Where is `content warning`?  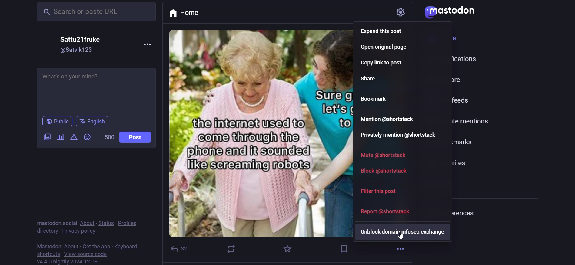 content warning is located at coordinates (75, 137).